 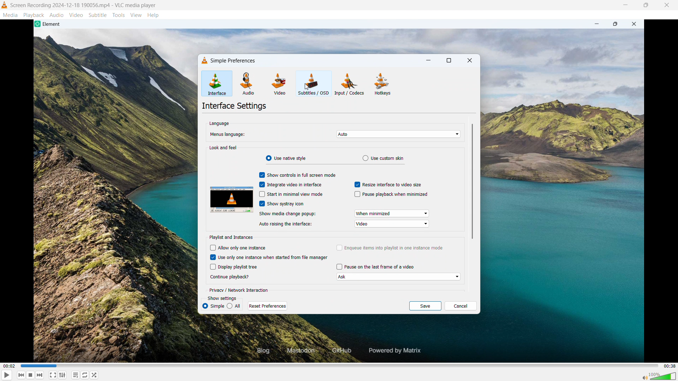 What do you see at coordinates (284, 224) in the screenshot?
I see `audio aising` at bounding box center [284, 224].